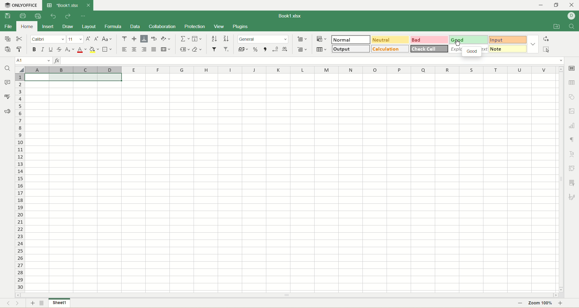 Image resolution: width=579 pixels, height=308 pixels. What do you see at coordinates (572, 196) in the screenshot?
I see `signature settings` at bounding box center [572, 196].